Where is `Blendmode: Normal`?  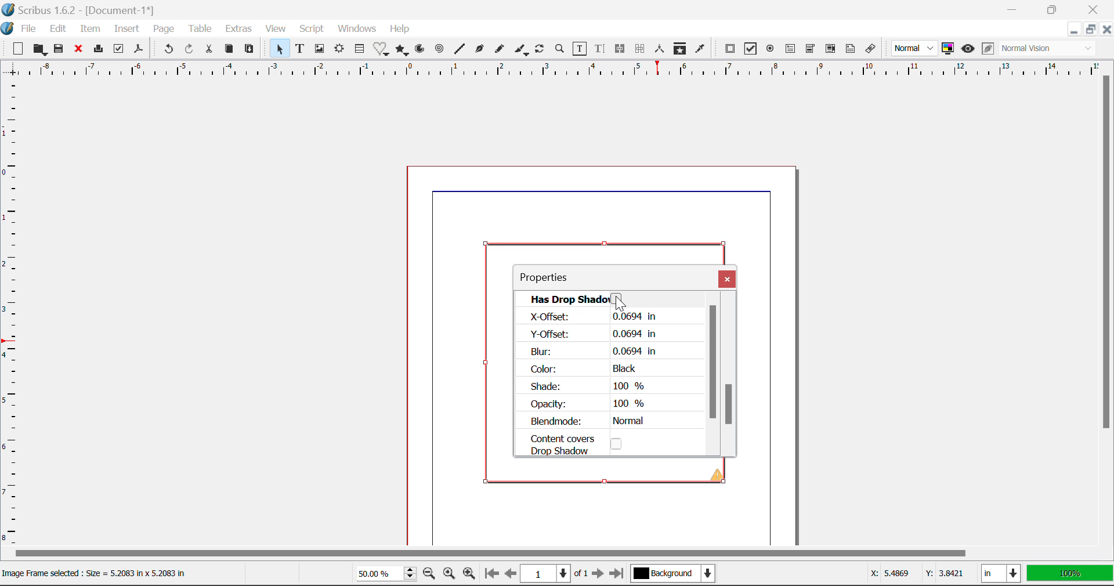 Blendmode: Normal is located at coordinates (592, 421).